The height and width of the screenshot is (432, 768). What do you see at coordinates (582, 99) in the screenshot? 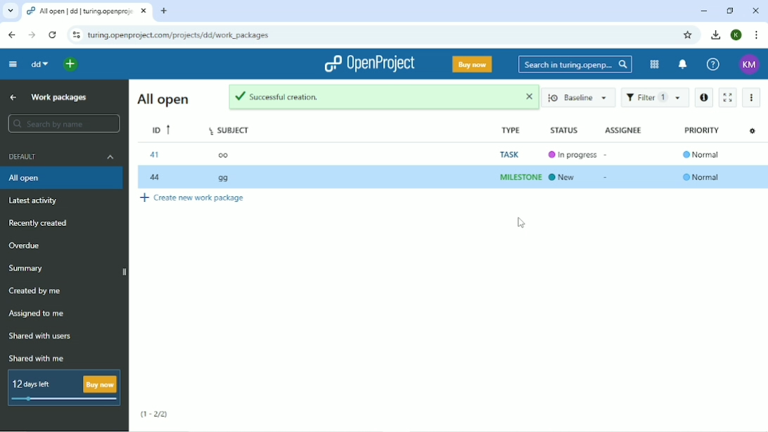
I see `Baseline` at bounding box center [582, 99].